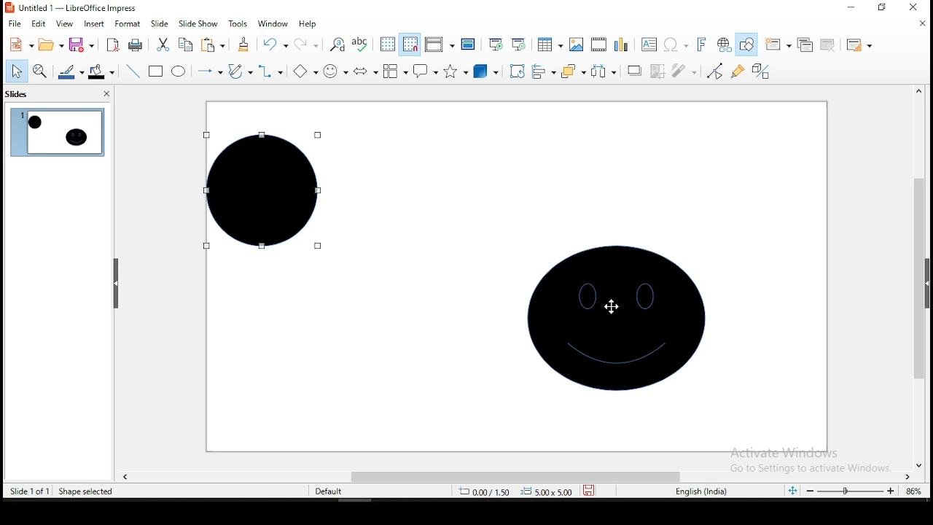 This screenshot has width=933, height=525. Describe the element at coordinates (160, 23) in the screenshot. I see `slide` at that location.